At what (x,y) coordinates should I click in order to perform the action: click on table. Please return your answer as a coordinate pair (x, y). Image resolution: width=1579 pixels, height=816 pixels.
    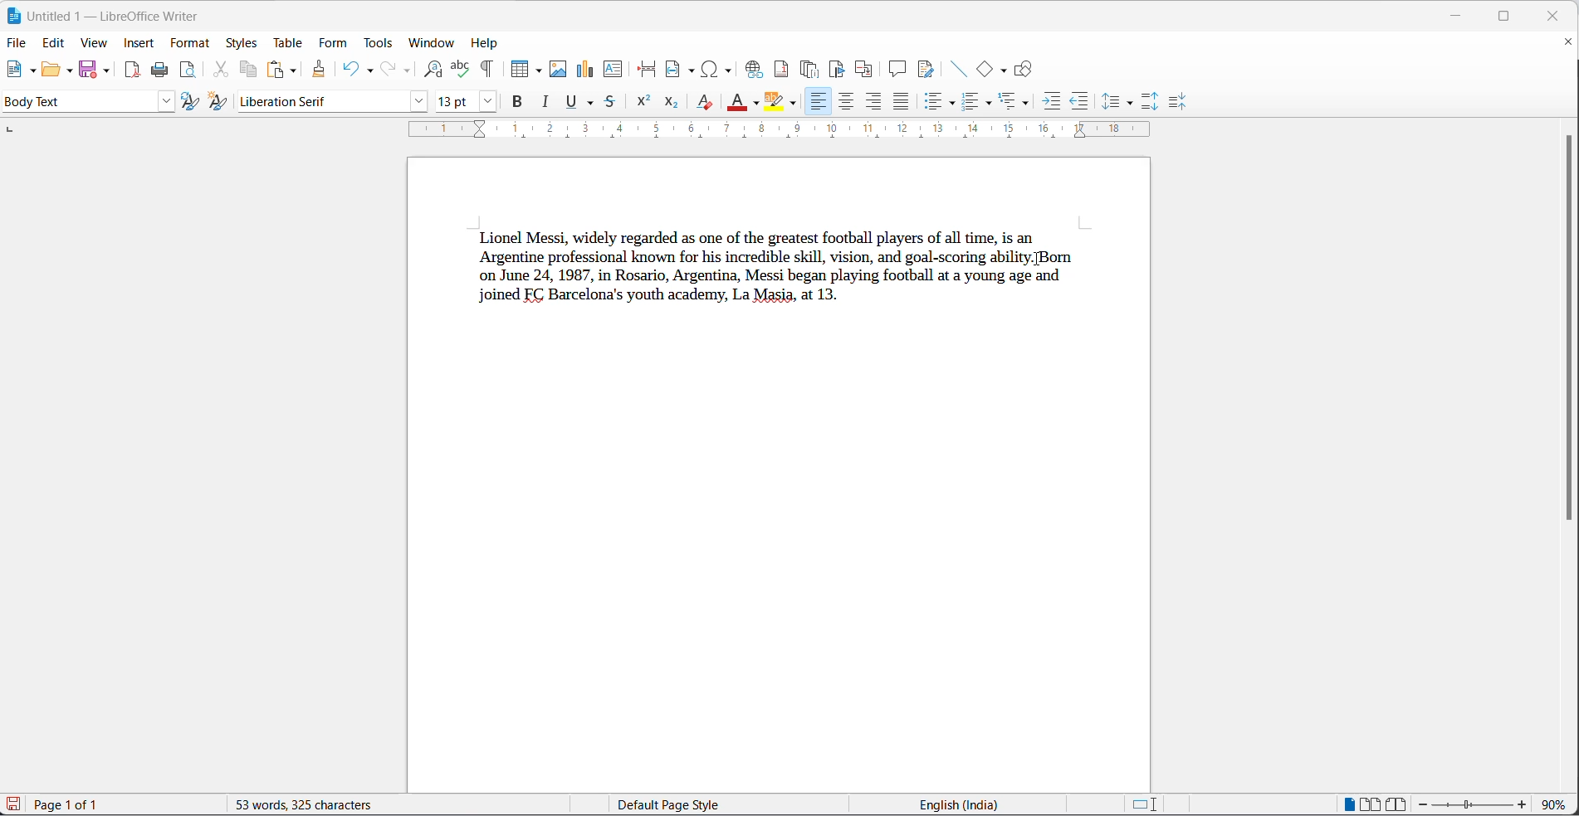
    Looking at the image, I should click on (291, 41).